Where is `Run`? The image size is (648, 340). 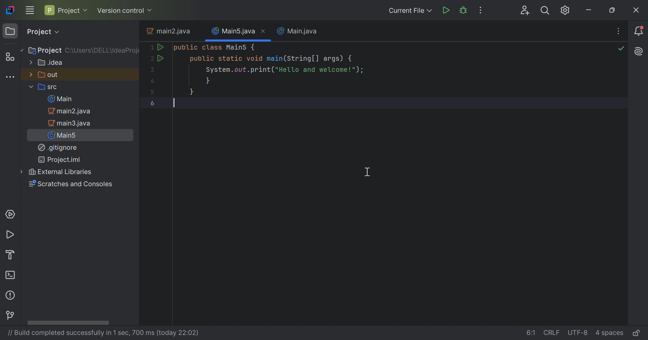
Run is located at coordinates (160, 58).